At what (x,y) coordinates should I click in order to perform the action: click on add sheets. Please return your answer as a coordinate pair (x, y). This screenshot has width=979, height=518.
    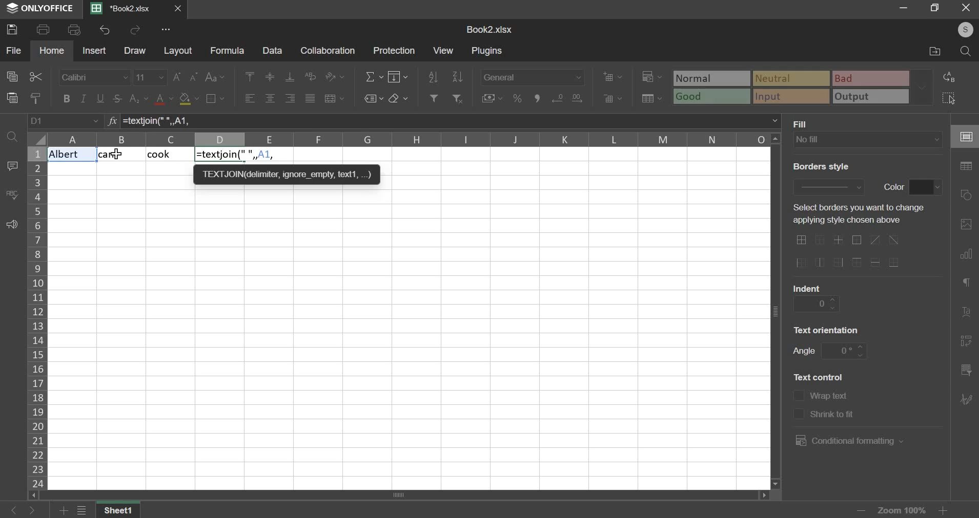
    Looking at the image, I should click on (64, 511).